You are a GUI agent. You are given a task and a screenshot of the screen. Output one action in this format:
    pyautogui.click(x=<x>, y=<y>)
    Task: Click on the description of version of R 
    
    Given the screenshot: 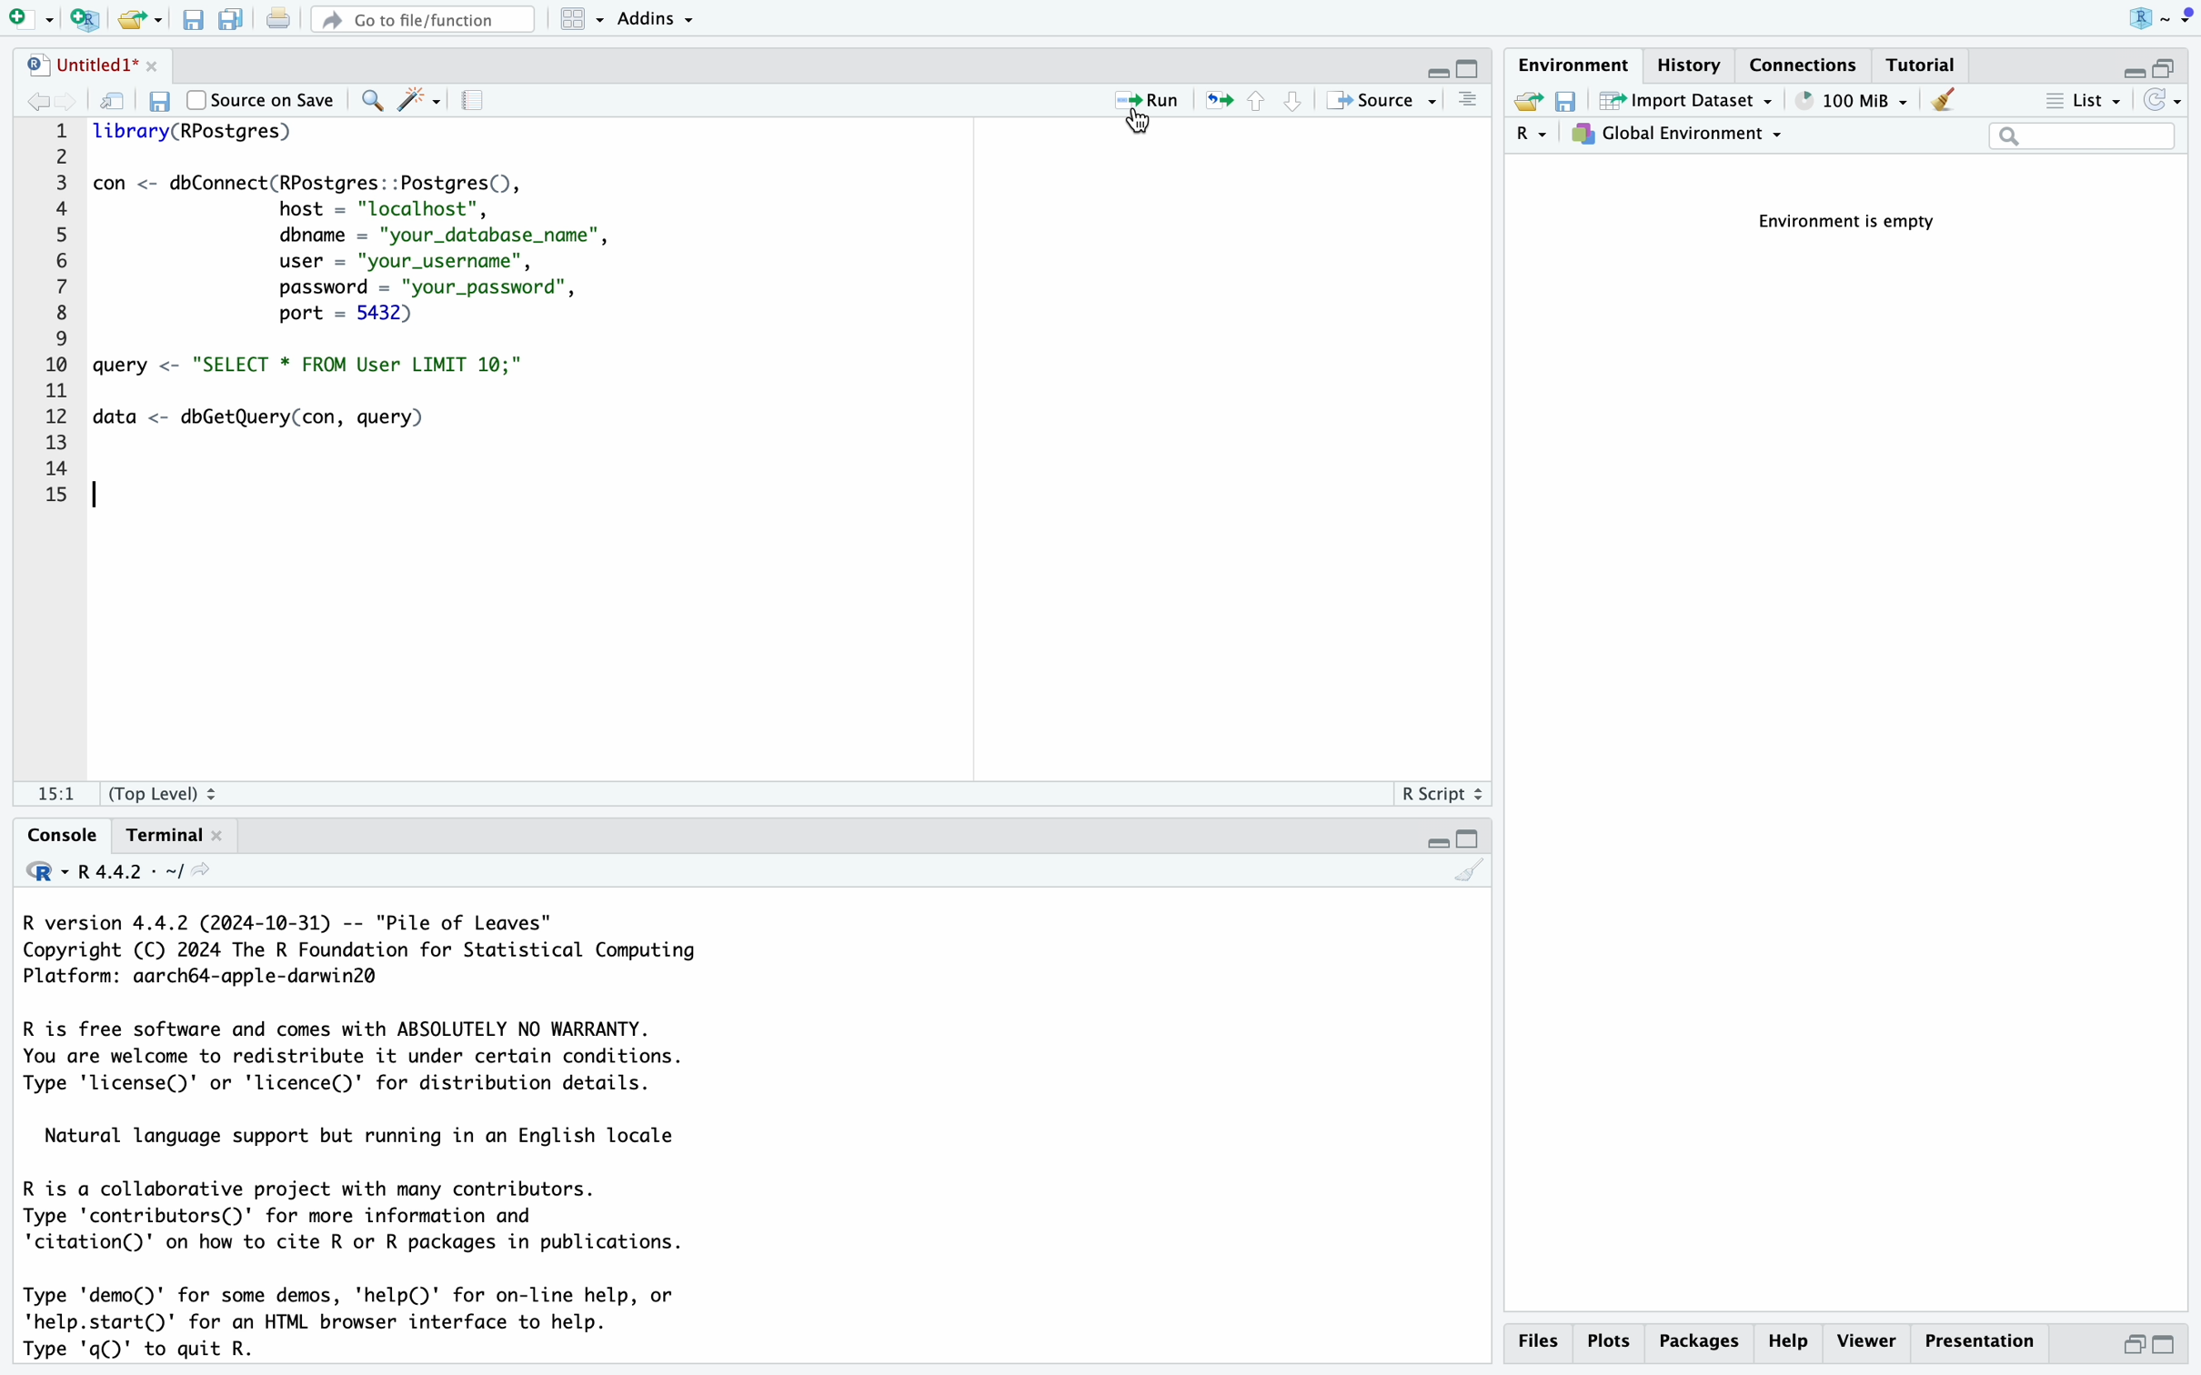 What is the action you would take?
    pyautogui.click(x=352, y=948)
    